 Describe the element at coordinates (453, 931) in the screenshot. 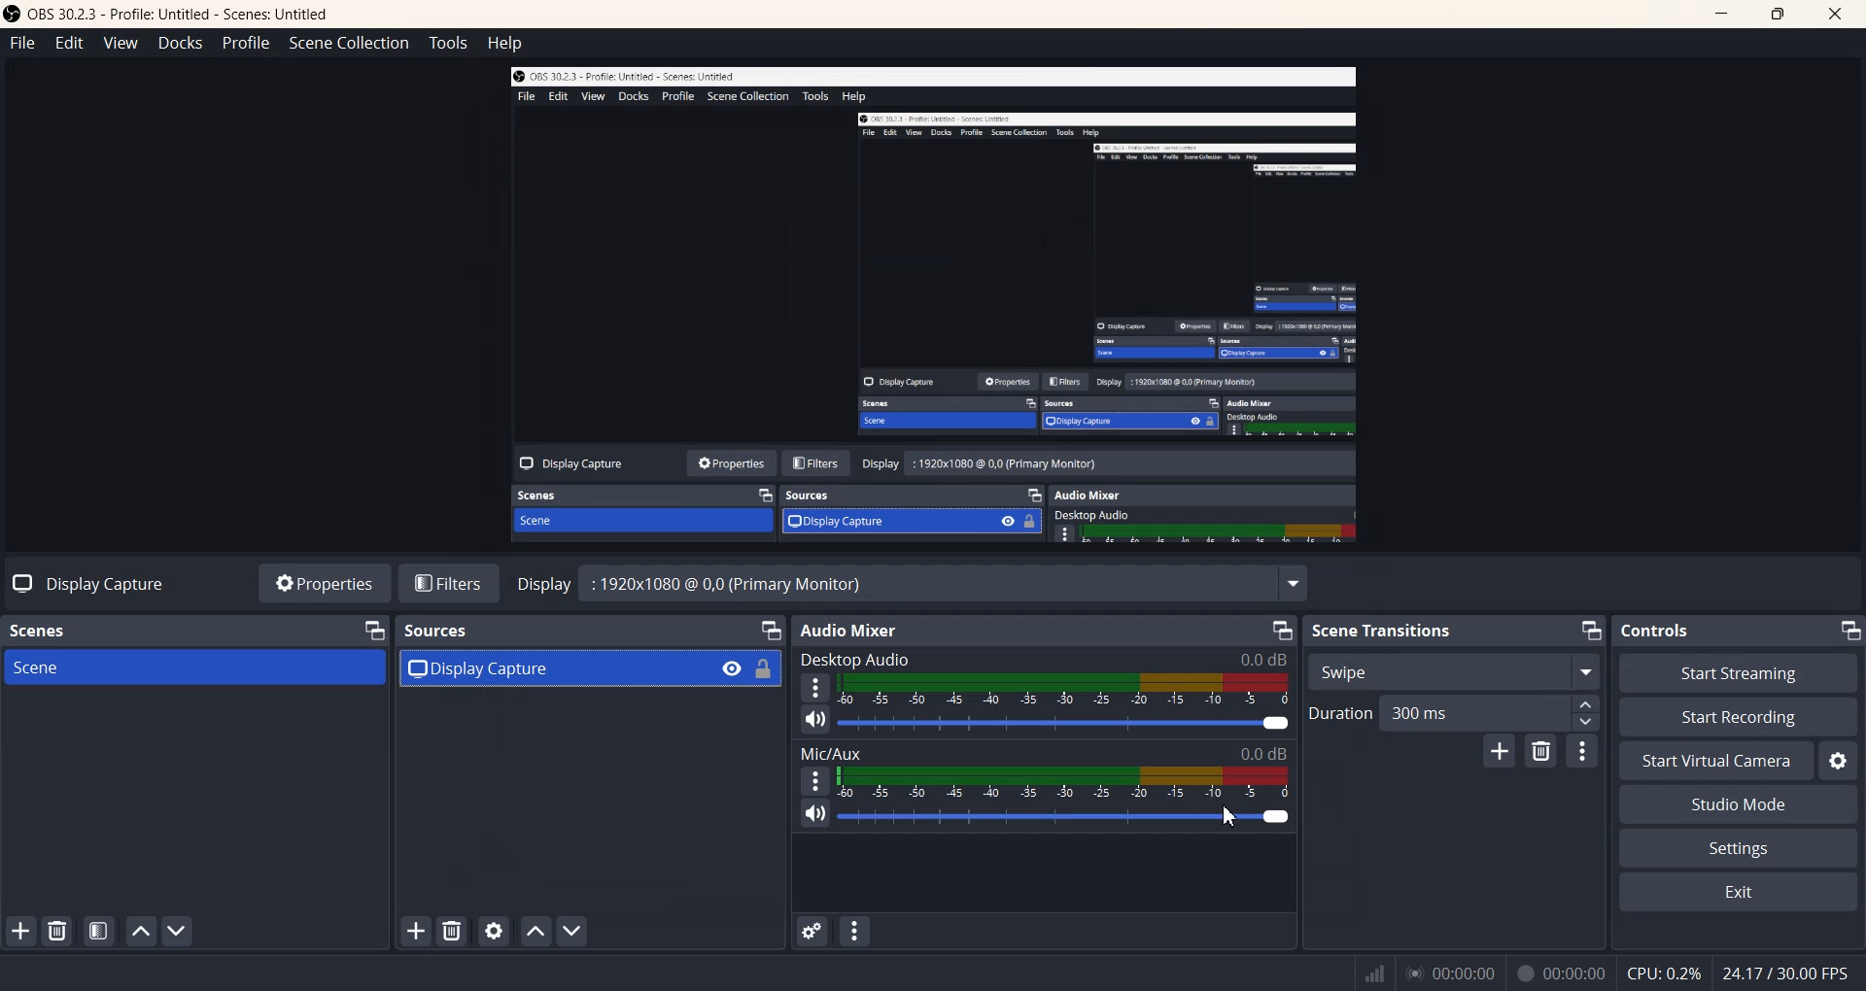

I see `Remove Selected Sources` at that location.